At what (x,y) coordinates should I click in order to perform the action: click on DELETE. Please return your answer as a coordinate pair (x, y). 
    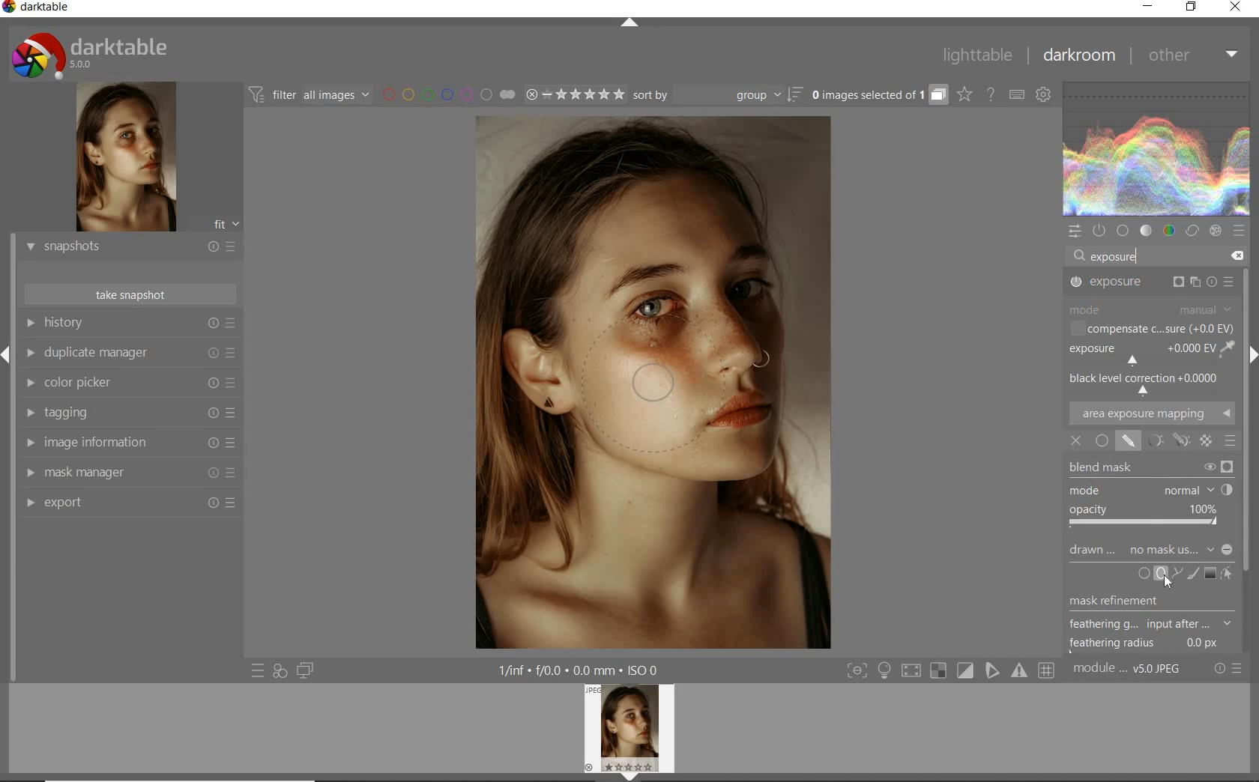
    Looking at the image, I should click on (1236, 254).